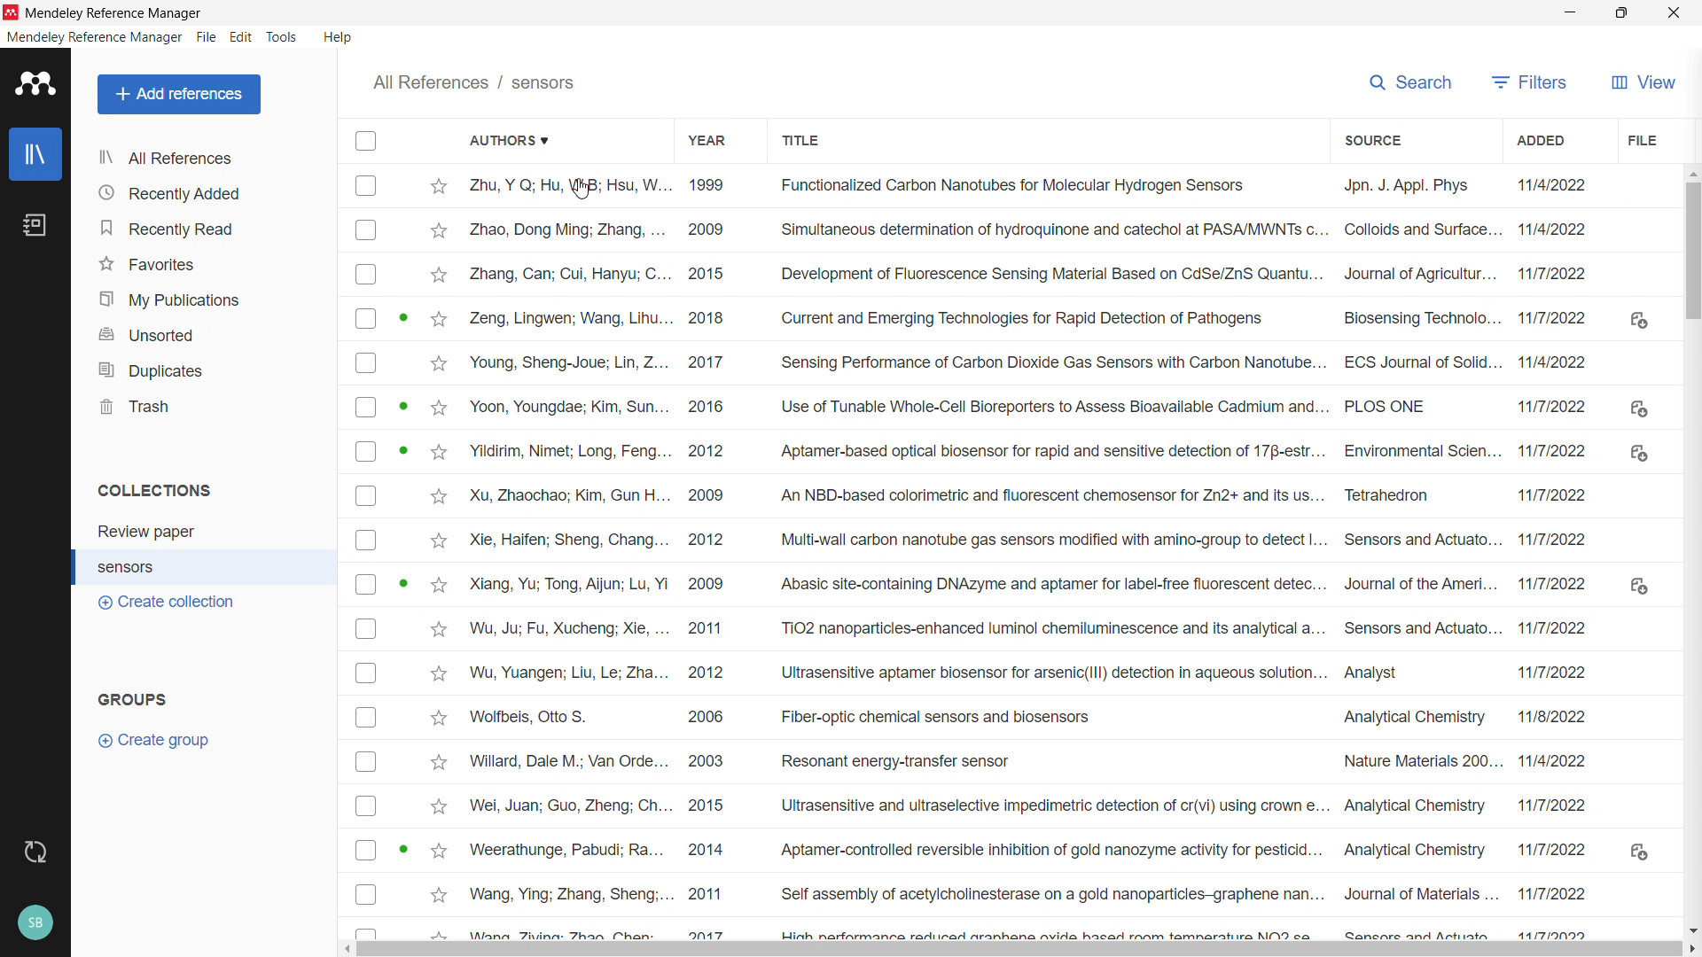 The image size is (1702, 957). Describe the element at coordinates (346, 950) in the screenshot. I see `Scroll left ` at that location.